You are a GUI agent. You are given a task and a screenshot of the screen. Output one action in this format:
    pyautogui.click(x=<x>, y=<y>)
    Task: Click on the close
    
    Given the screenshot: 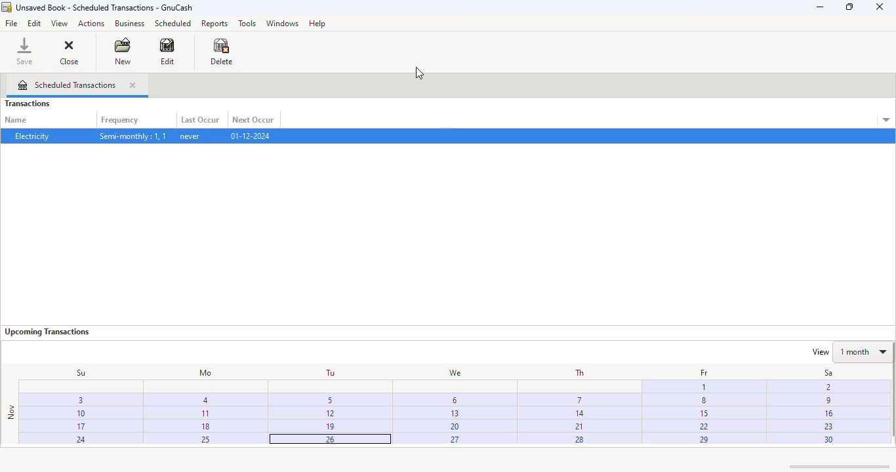 What is the action you would take?
    pyautogui.click(x=132, y=85)
    